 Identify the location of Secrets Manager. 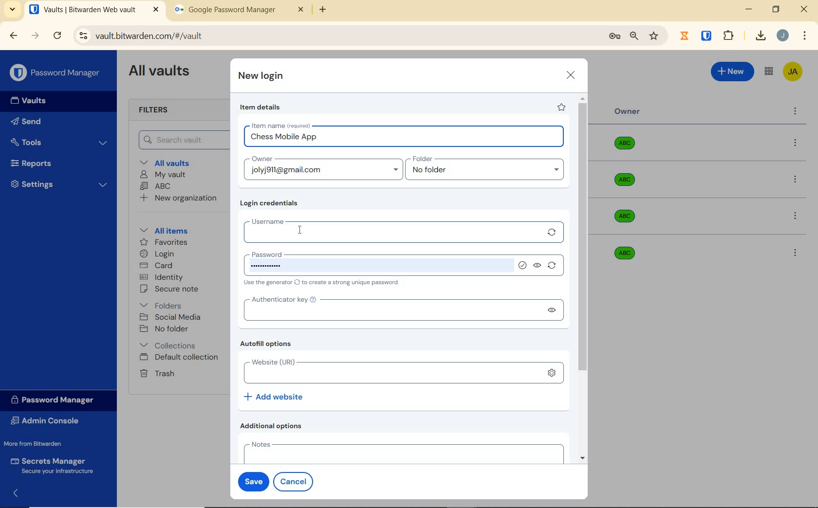
(50, 466).